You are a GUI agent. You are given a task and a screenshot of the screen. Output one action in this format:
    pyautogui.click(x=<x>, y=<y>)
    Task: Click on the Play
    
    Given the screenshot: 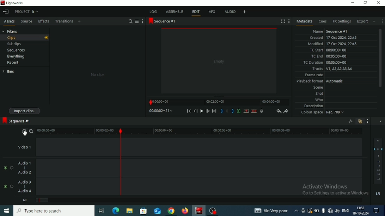 What is the action you would take?
    pyautogui.click(x=201, y=111)
    